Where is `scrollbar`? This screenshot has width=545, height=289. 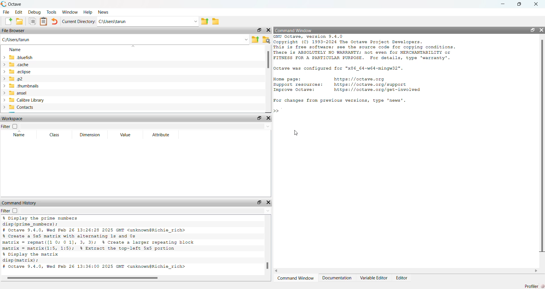 scrollbar is located at coordinates (541, 146).